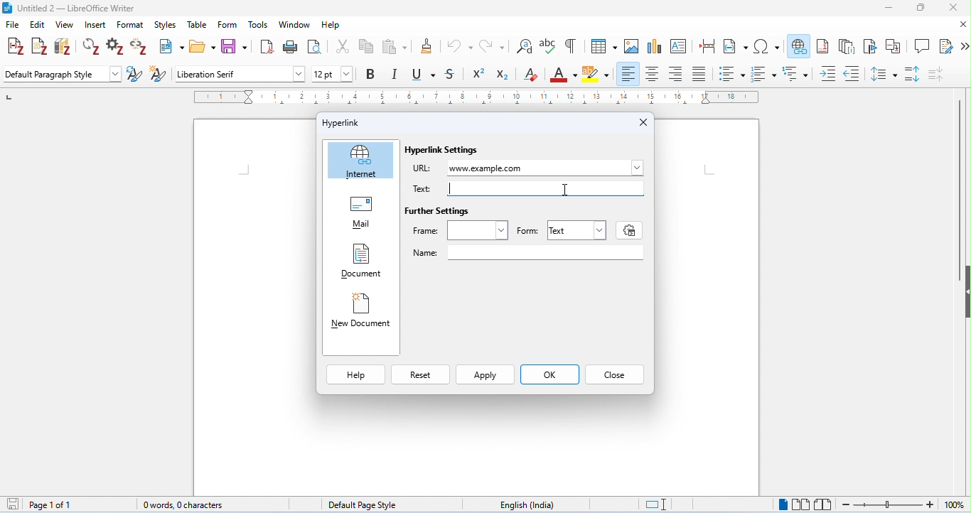 The image size is (971, 513). Describe the element at coordinates (336, 75) in the screenshot. I see `font size` at that location.